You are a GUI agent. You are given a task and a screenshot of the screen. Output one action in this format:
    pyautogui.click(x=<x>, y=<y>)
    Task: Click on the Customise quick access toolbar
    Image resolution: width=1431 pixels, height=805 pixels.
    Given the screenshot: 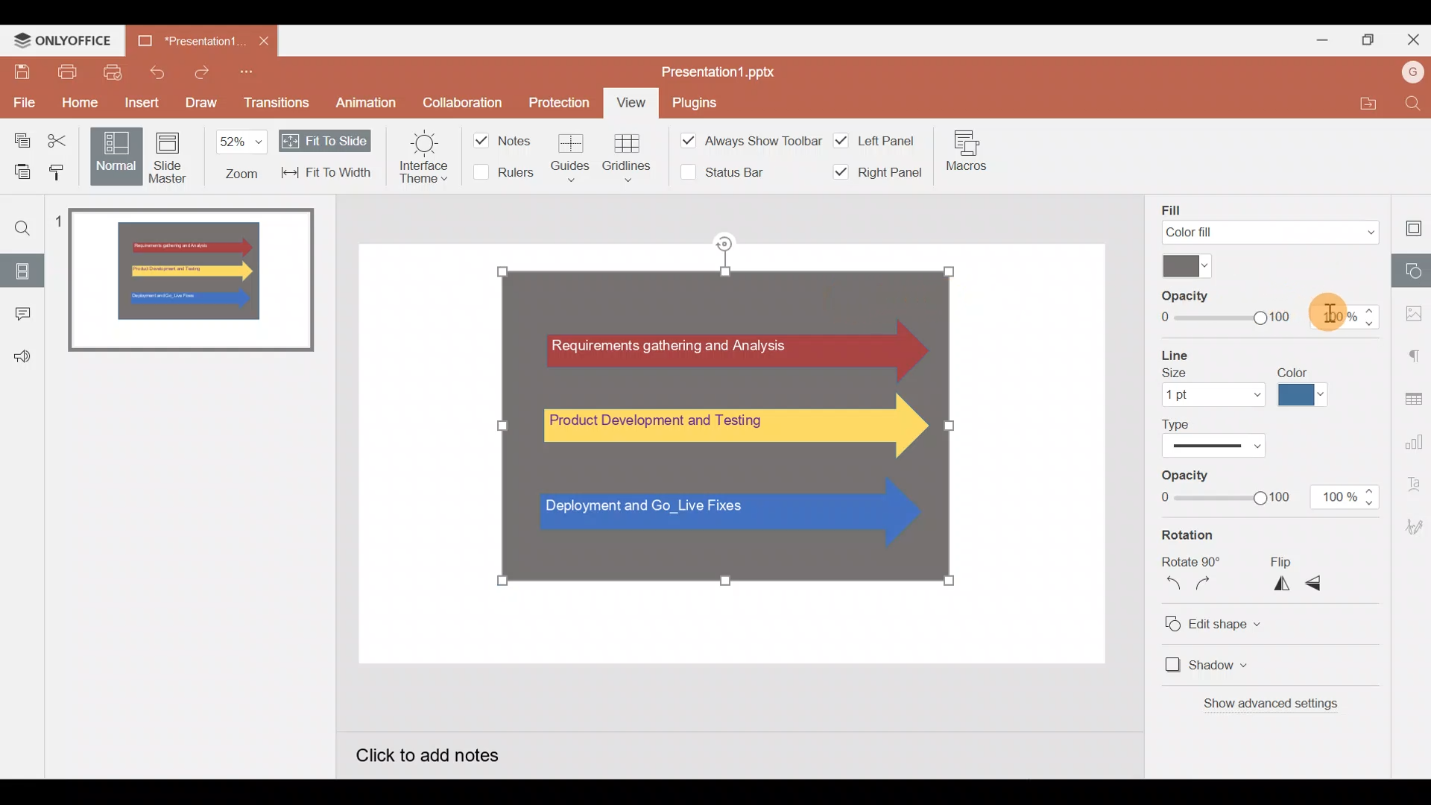 What is the action you would take?
    pyautogui.click(x=247, y=72)
    